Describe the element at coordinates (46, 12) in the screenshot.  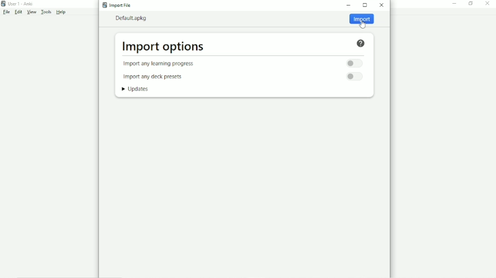
I see `Tools` at that location.